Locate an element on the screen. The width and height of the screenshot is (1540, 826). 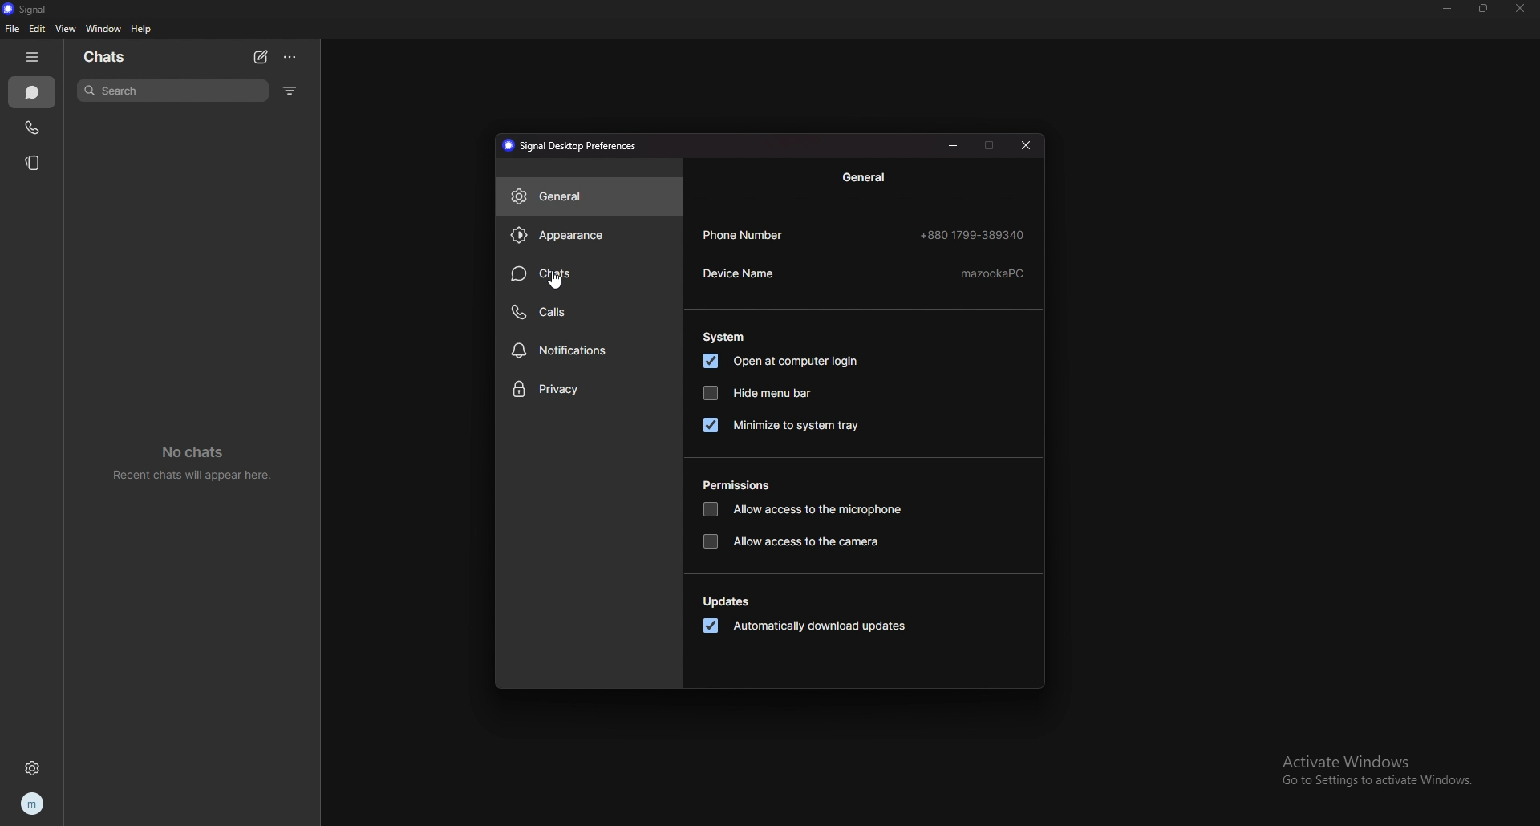
edit is located at coordinates (38, 28).